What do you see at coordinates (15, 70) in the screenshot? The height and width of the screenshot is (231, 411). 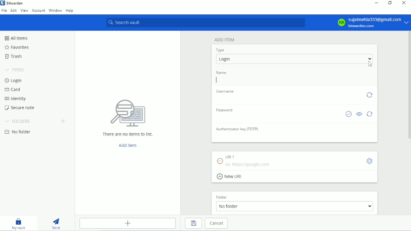 I see `Types` at bounding box center [15, 70].